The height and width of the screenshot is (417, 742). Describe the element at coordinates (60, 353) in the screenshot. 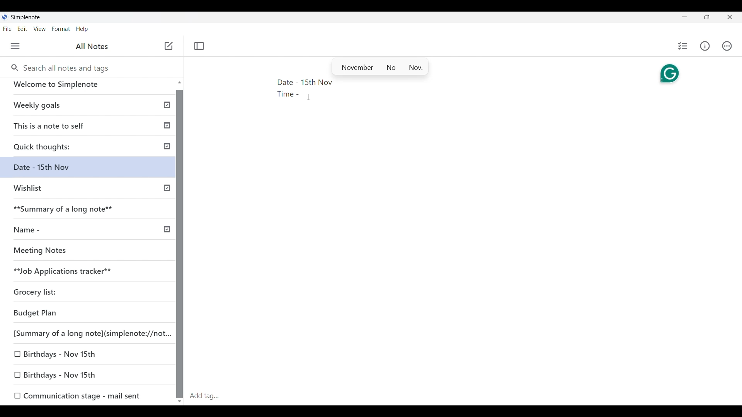

I see `Unpublished note` at that location.